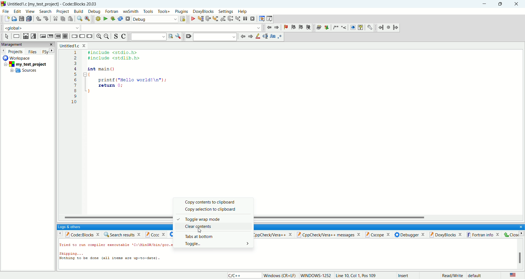 The height and width of the screenshot is (279, 525). What do you see at coordinates (37, 19) in the screenshot?
I see `undo` at bounding box center [37, 19].